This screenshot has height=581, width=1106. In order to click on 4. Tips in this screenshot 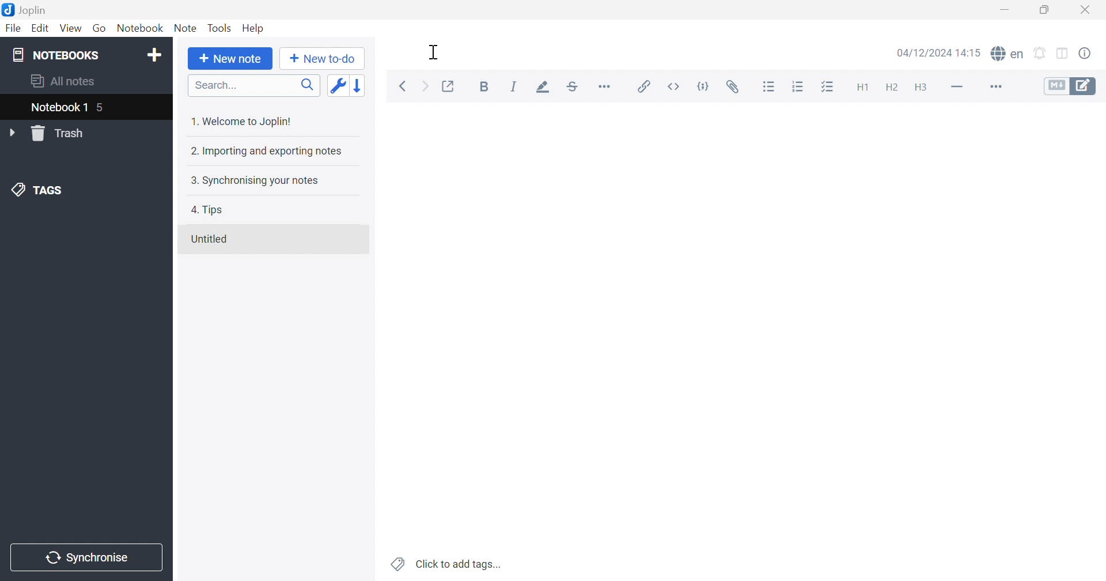, I will do `click(207, 210)`.